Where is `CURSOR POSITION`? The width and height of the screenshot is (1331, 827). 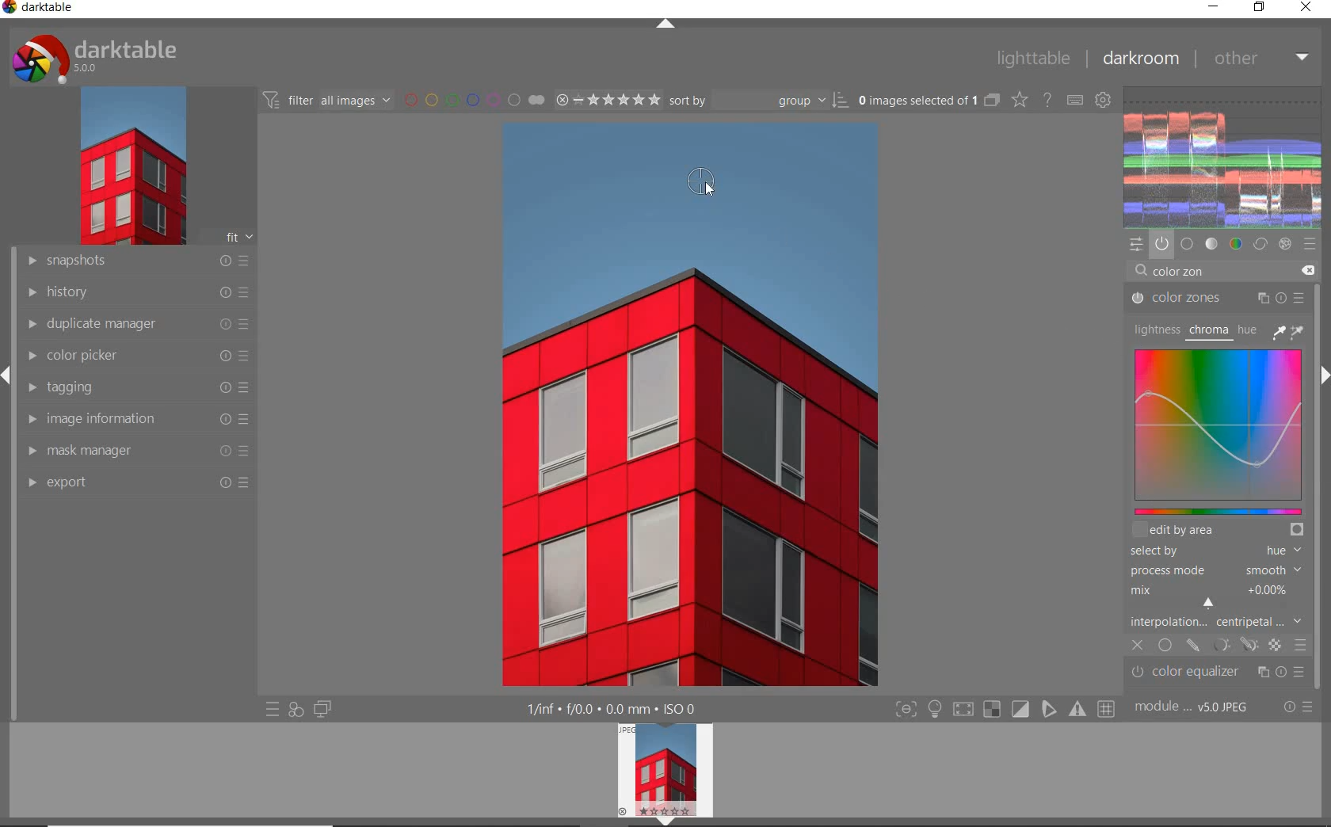
CURSOR POSITION is located at coordinates (1210, 602).